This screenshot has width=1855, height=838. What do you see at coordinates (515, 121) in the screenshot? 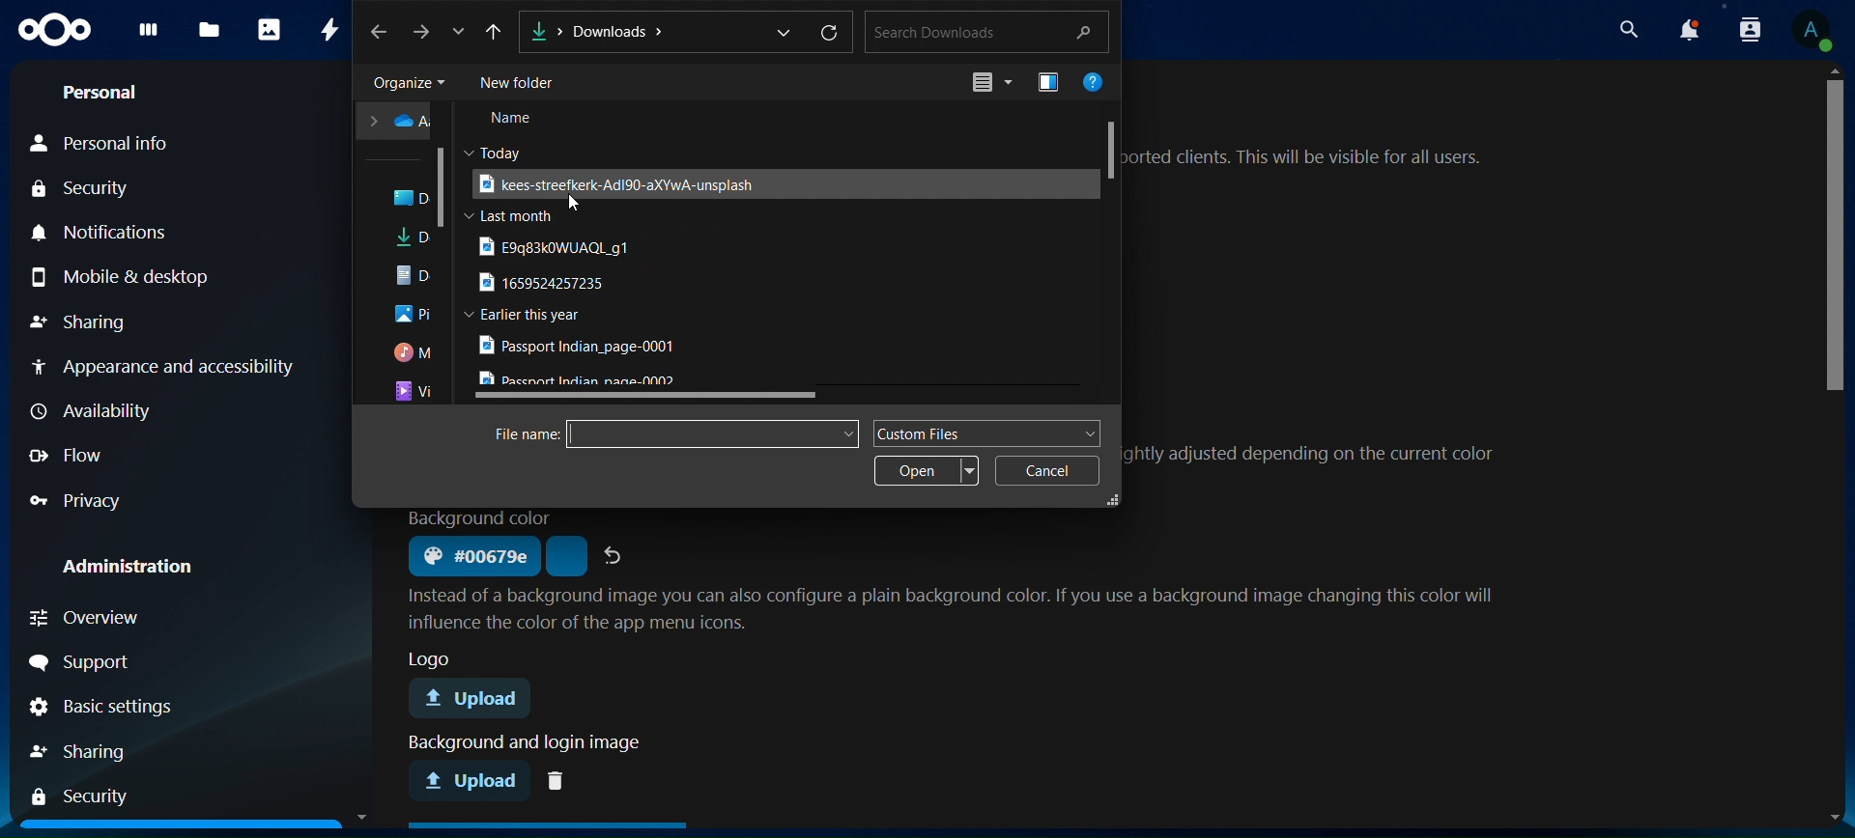
I see `name` at bounding box center [515, 121].